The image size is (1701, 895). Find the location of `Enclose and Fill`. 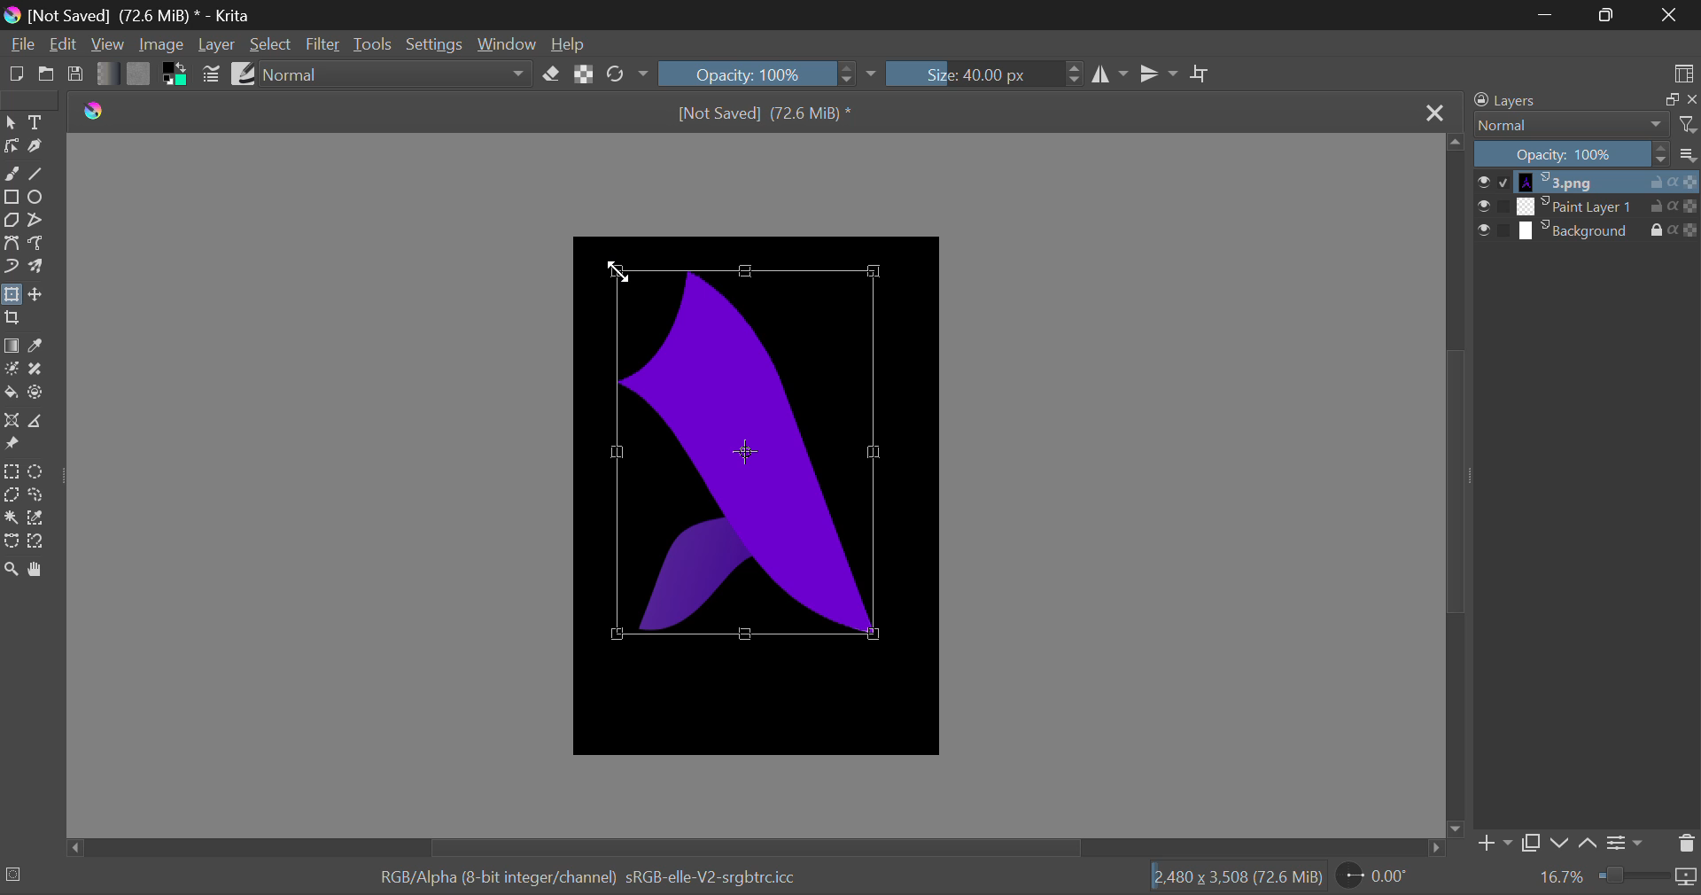

Enclose and Fill is located at coordinates (41, 395).